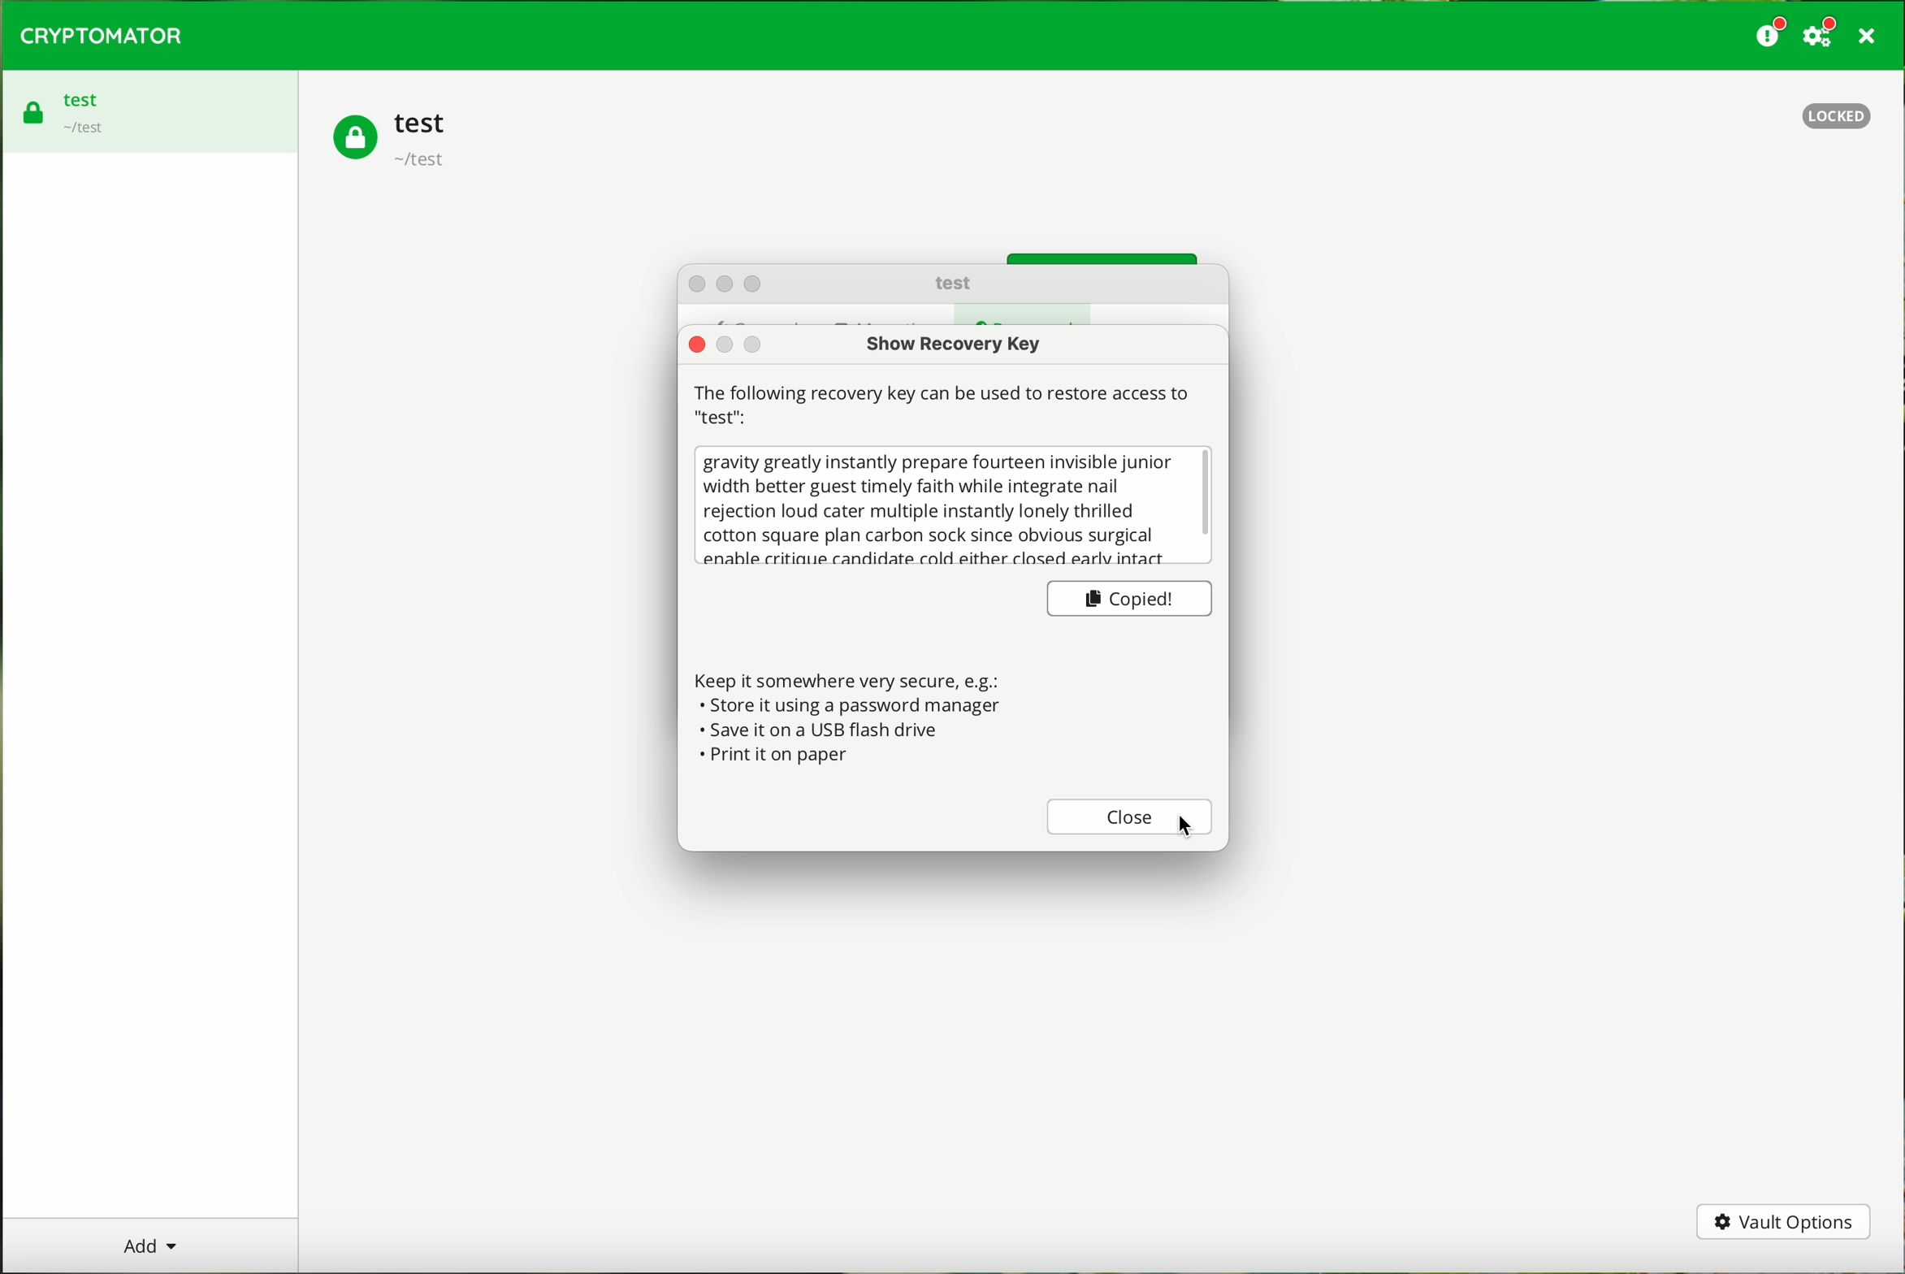 The image size is (1905, 1274). I want to click on test vault, so click(69, 106).